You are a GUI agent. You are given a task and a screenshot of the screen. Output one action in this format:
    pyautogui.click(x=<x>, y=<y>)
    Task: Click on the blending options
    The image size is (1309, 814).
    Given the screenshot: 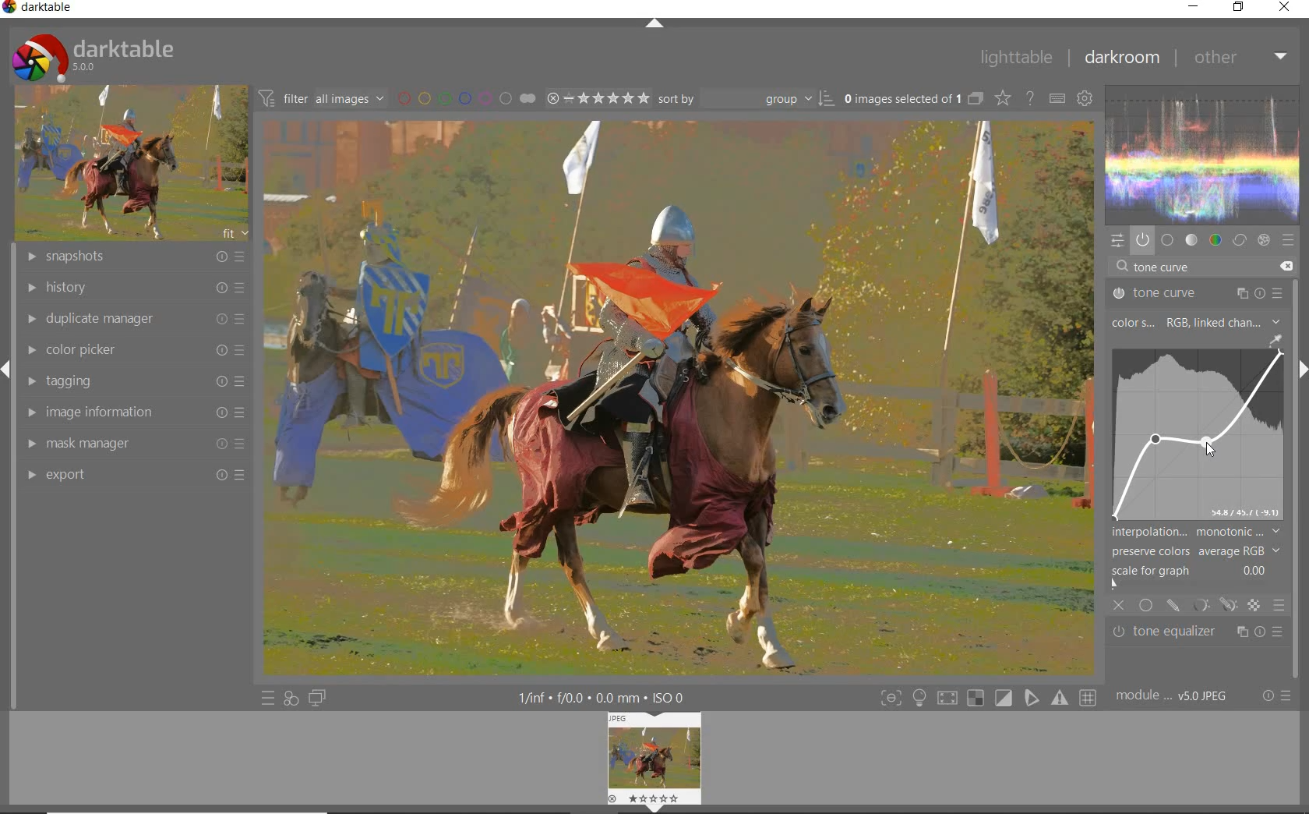 What is the action you would take?
    pyautogui.click(x=1278, y=604)
    